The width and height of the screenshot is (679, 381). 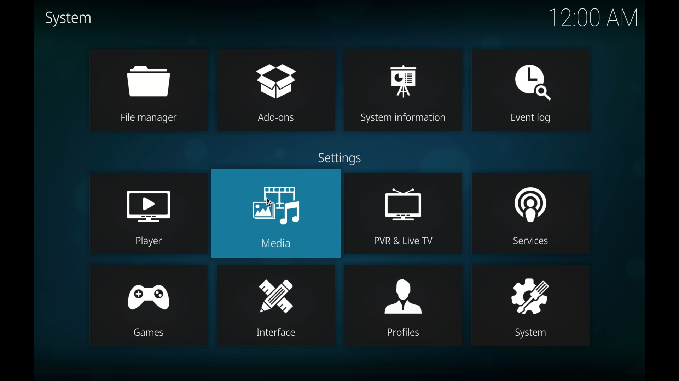 What do you see at coordinates (276, 213) in the screenshot?
I see `media` at bounding box center [276, 213].